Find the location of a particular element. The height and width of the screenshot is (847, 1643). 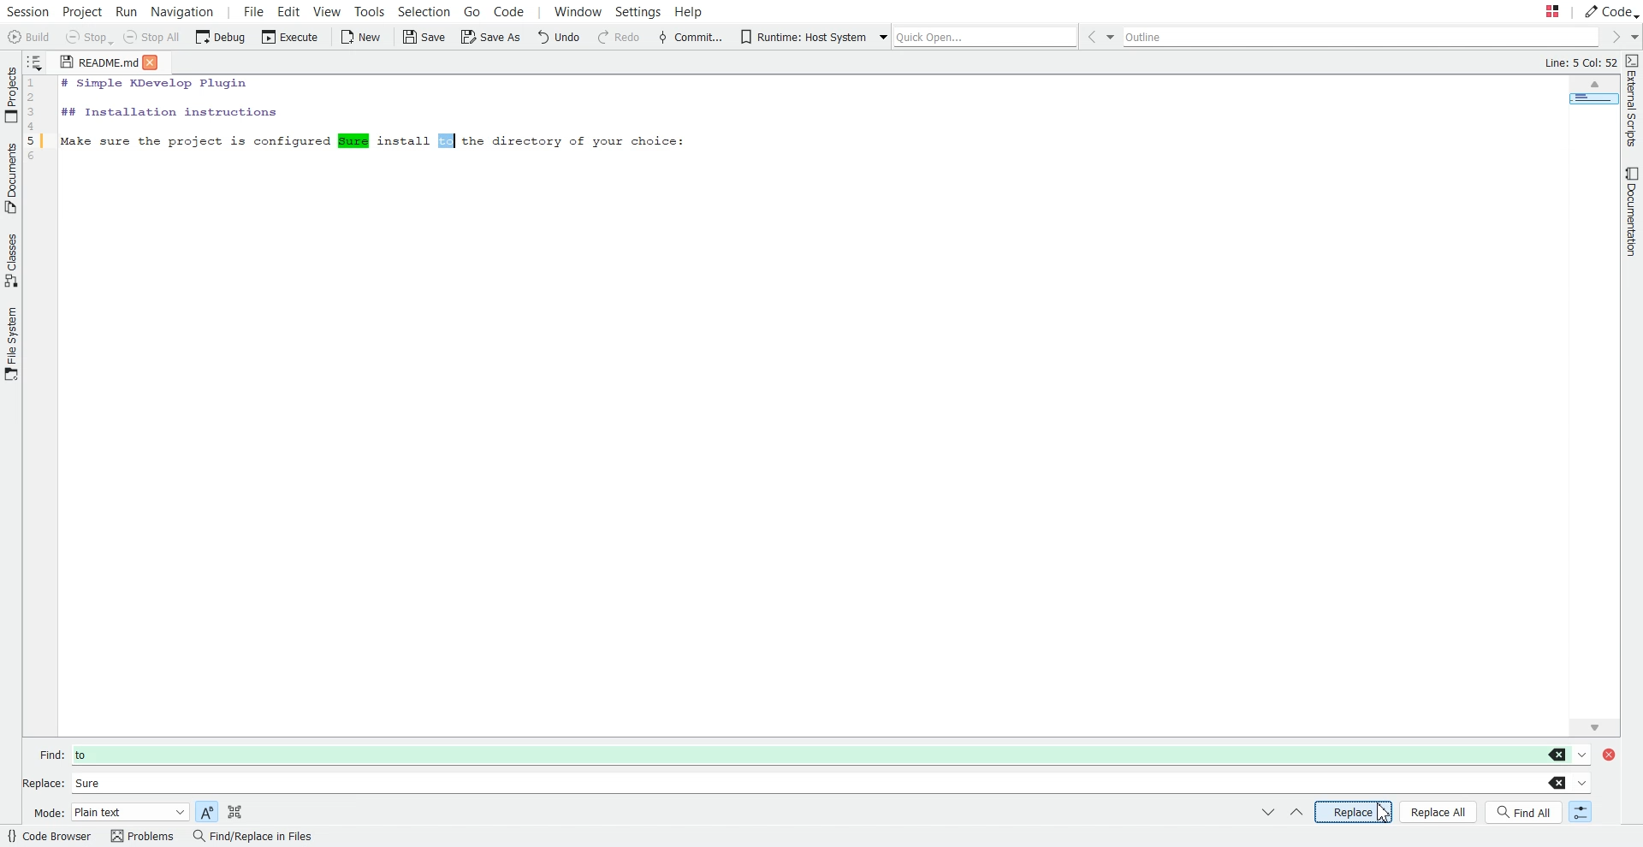

# Simple KDevelop Plugin is located at coordinates (156, 85).